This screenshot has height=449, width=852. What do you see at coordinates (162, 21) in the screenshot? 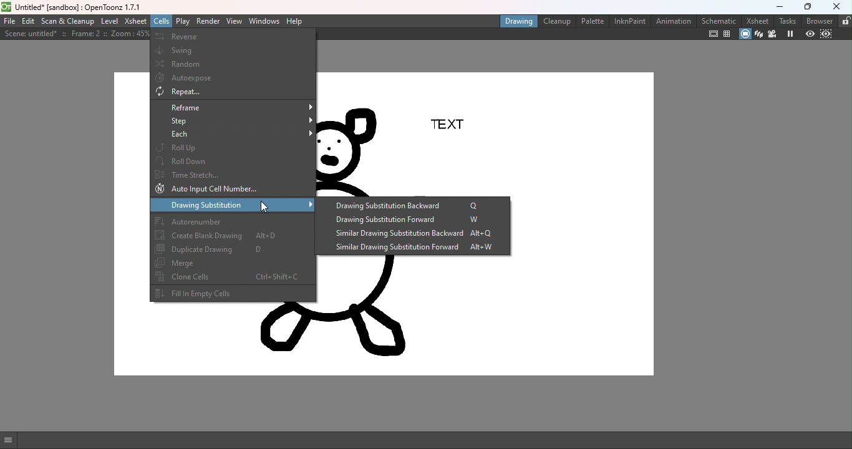
I see `Cells` at bounding box center [162, 21].